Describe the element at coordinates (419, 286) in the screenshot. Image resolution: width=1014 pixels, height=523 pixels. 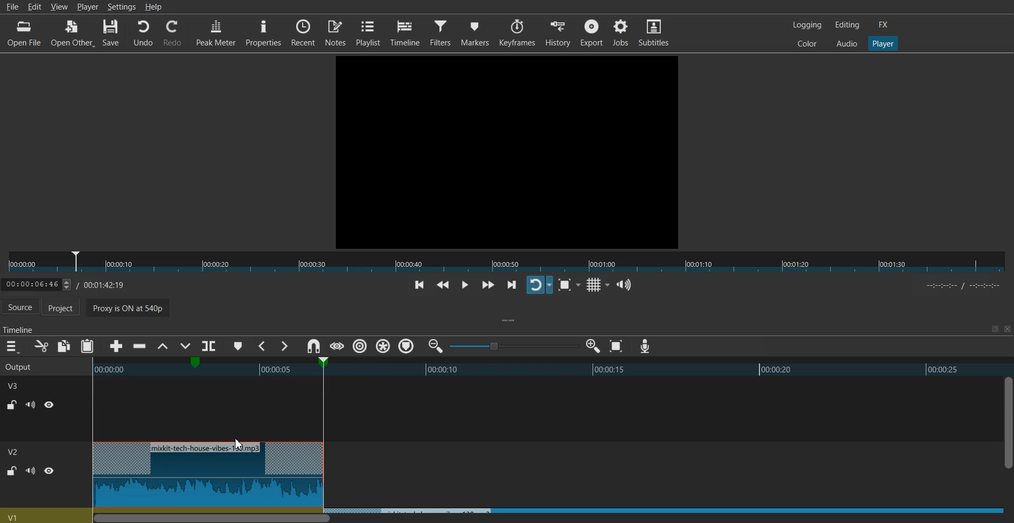
I see `Skip to previous point` at that location.